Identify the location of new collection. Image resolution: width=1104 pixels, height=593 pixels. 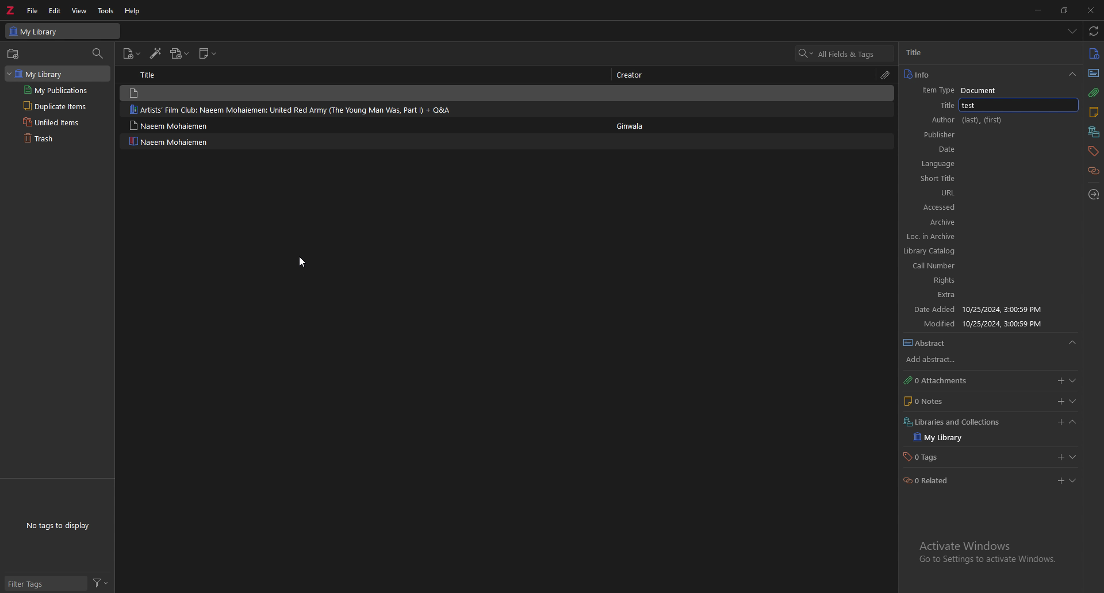
(14, 54).